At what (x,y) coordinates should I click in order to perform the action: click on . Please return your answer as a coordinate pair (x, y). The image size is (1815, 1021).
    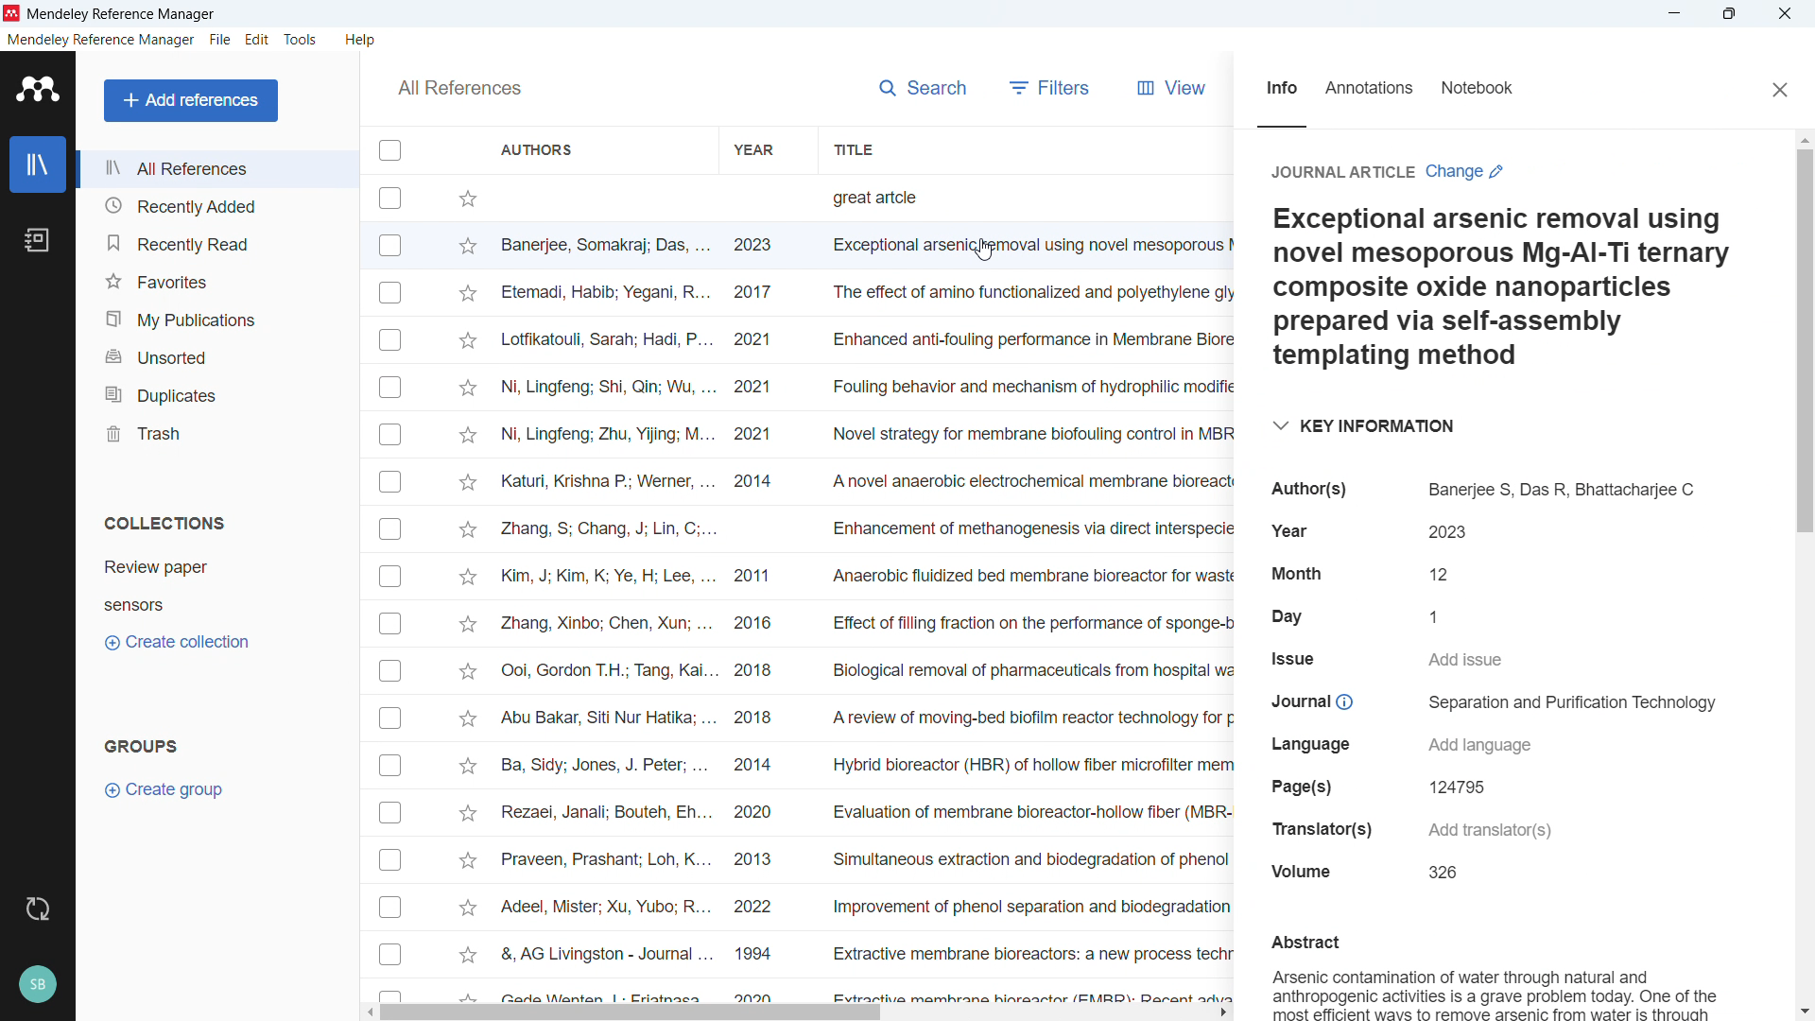
    Looking at the image, I should click on (38, 910).